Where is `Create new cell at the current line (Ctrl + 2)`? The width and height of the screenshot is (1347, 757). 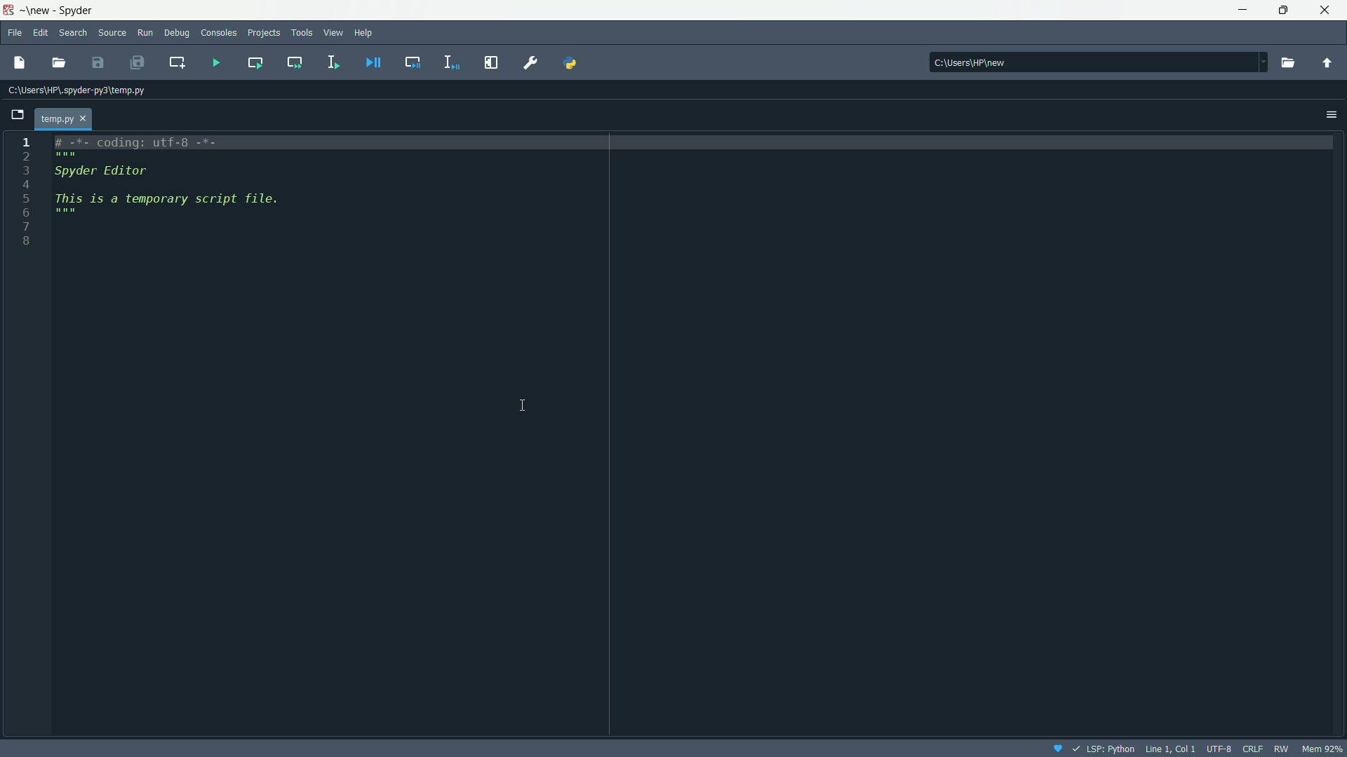 Create new cell at the current line (Ctrl + 2) is located at coordinates (176, 62).